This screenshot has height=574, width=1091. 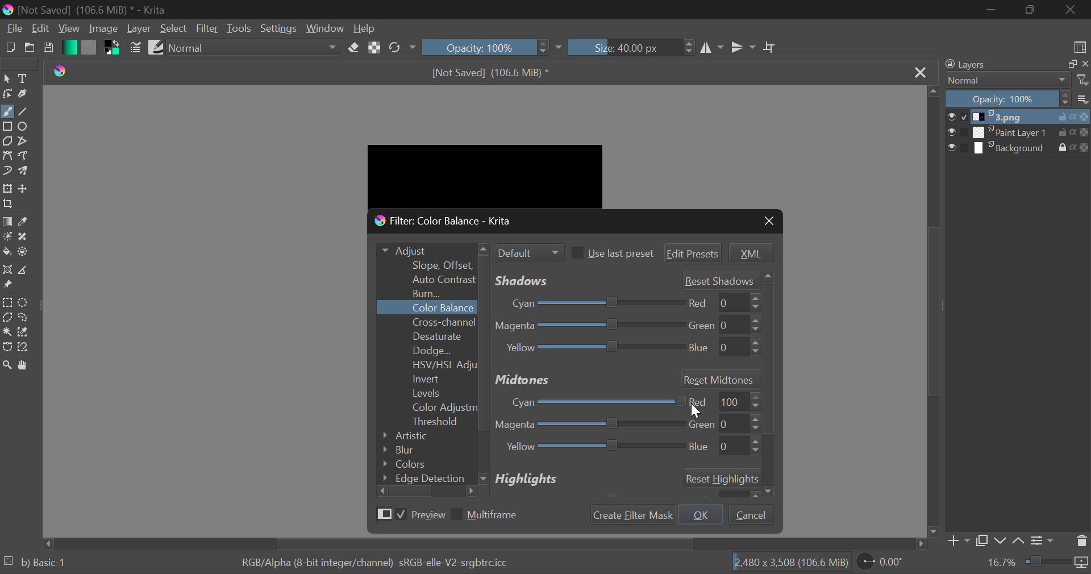 I want to click on blue, so click(x=723, y=448).